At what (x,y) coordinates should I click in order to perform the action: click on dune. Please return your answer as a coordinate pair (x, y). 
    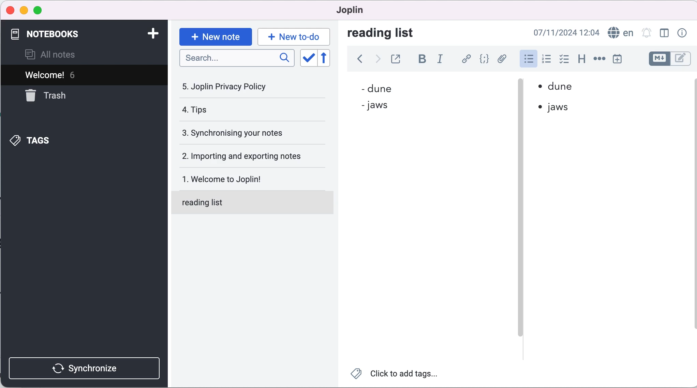
    Looking at the image, I should click on (567, 88).